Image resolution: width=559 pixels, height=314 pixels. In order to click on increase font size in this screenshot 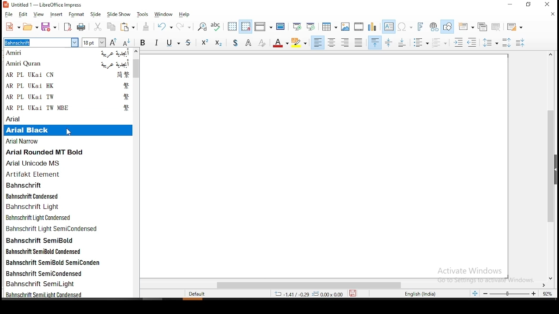, I will do `click(113, 42)`.